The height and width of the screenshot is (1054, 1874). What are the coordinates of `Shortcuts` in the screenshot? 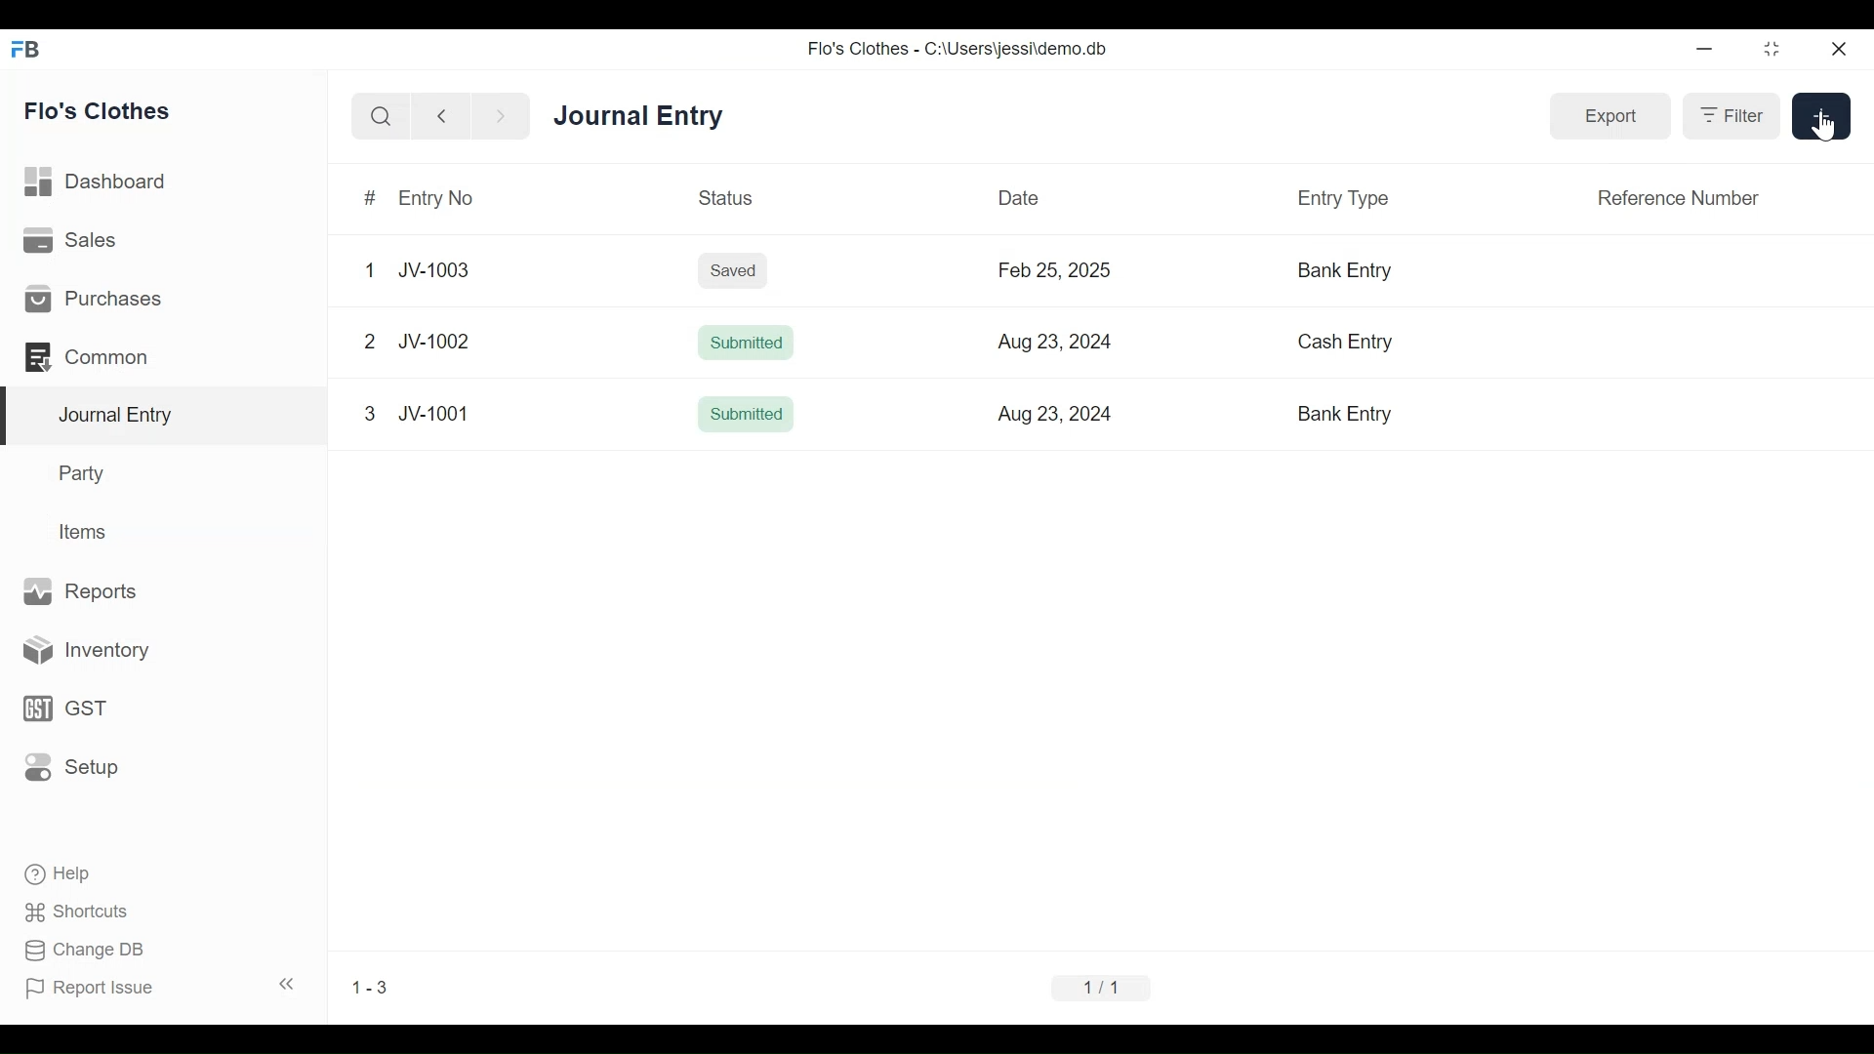 It's located at (88, 909).